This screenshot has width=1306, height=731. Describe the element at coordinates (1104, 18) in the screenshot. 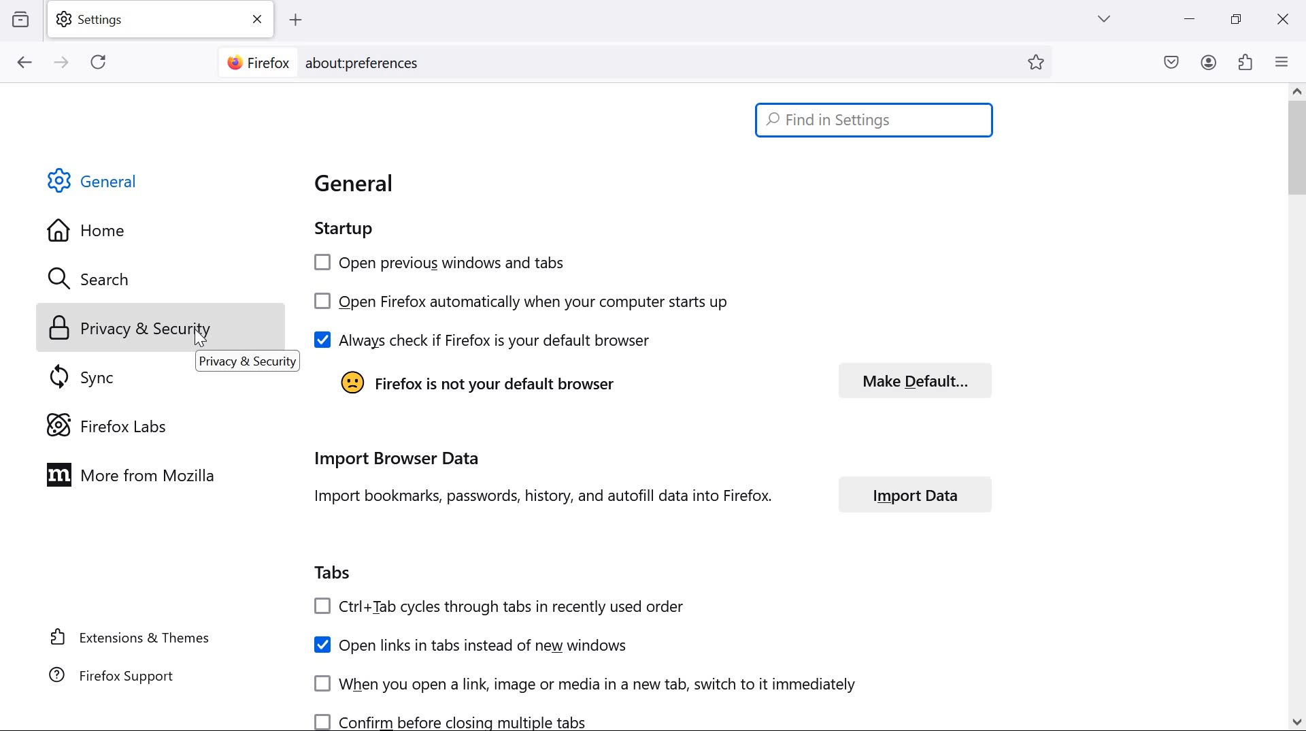

I see `list all tabs` at that location.